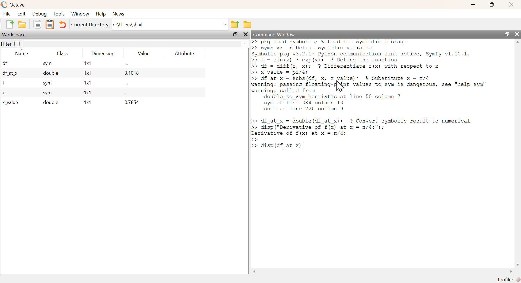 Image resolution: width=521 pixels, height=283 pixels. Describe the element at coordinates (506, 34) in the screenshot. I see `maximize` at that location.